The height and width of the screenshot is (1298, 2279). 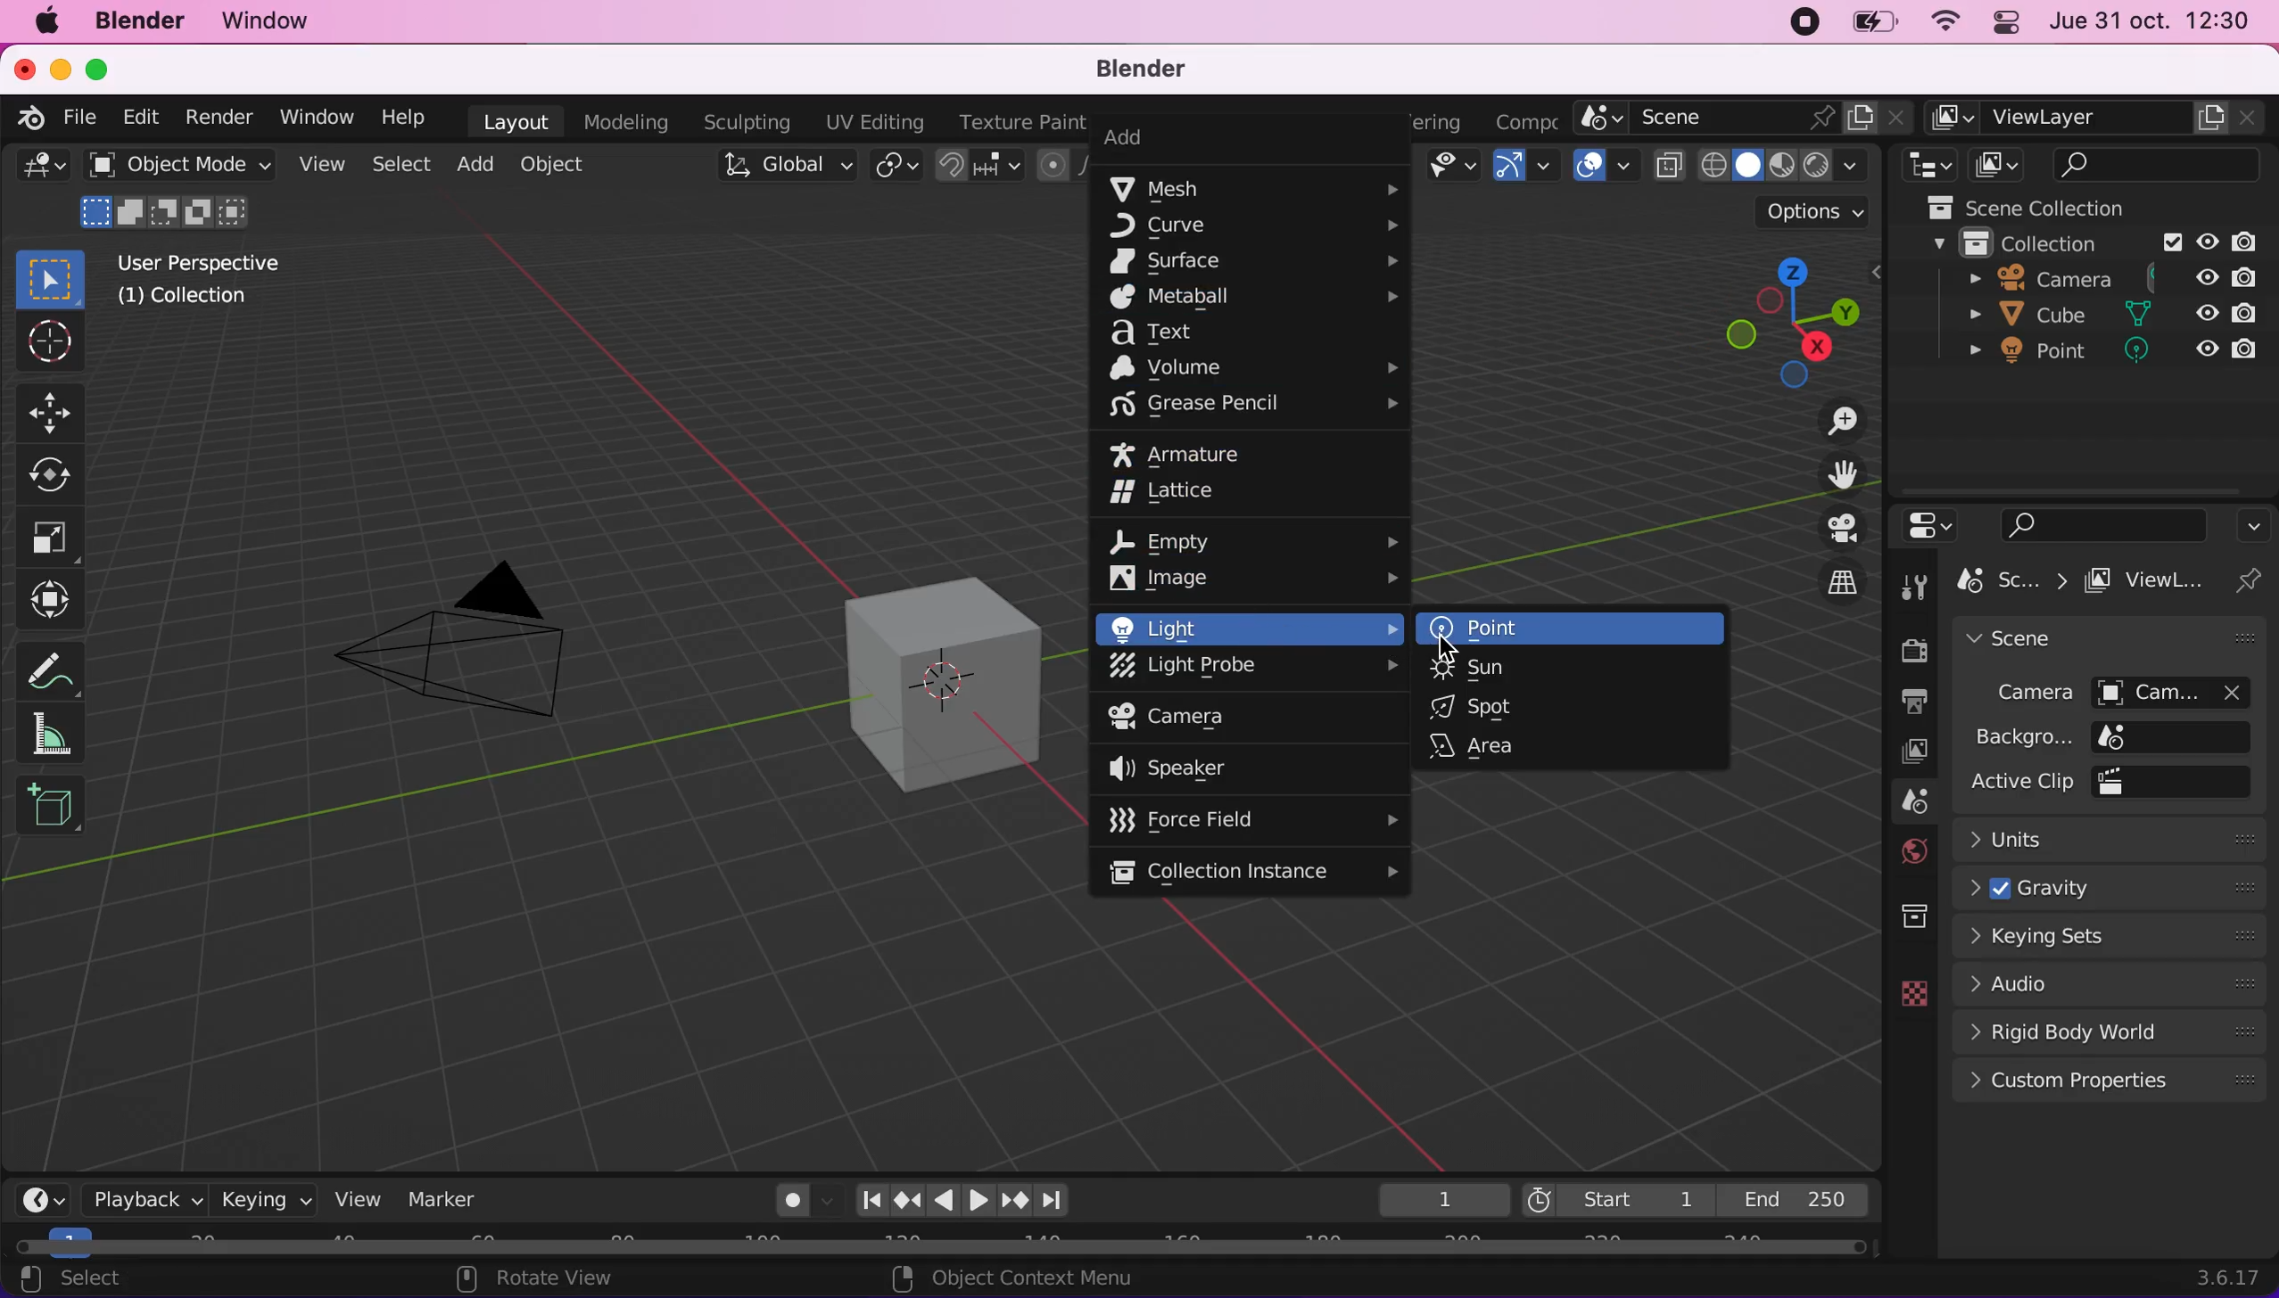 I want to click on cursor, so click(x=48, y=342).